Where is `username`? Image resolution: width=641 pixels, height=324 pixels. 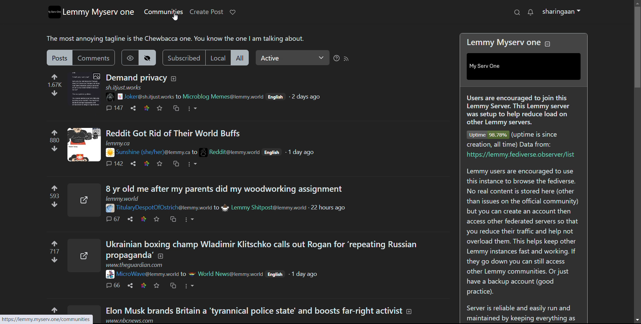 username is located at coordinates (148, 274).